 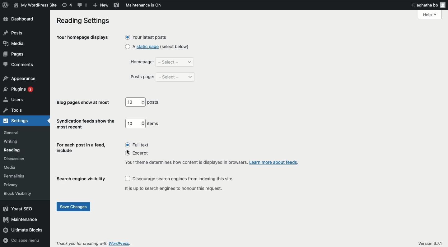 What do you see at coordinates (19, 19) in the screenshot?
I see `dashboard ` at bounding box center [19, 19].